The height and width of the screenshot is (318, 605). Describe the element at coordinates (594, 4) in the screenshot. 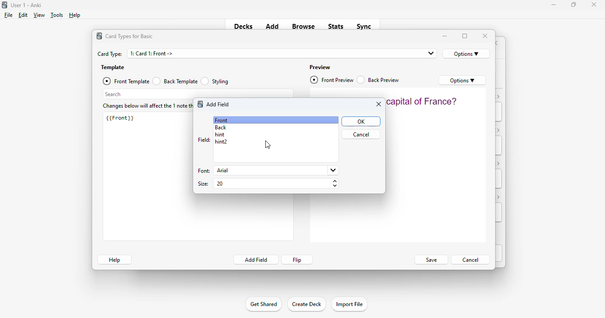

I see `close` at that location.